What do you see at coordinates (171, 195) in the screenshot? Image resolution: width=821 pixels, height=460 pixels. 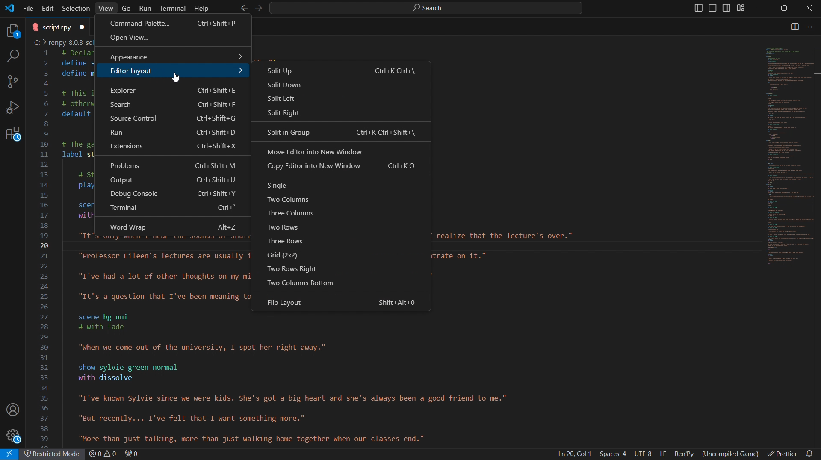 I see `Debug Console   ctrl+shift+Y` at bounding box center [171, 195].